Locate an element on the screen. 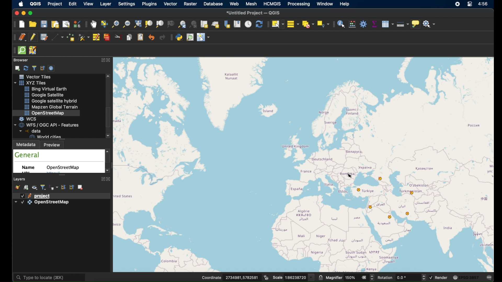 Image resolution: width=502 pixels, height=282 pixels. browser is located at coordinates (21, 60).